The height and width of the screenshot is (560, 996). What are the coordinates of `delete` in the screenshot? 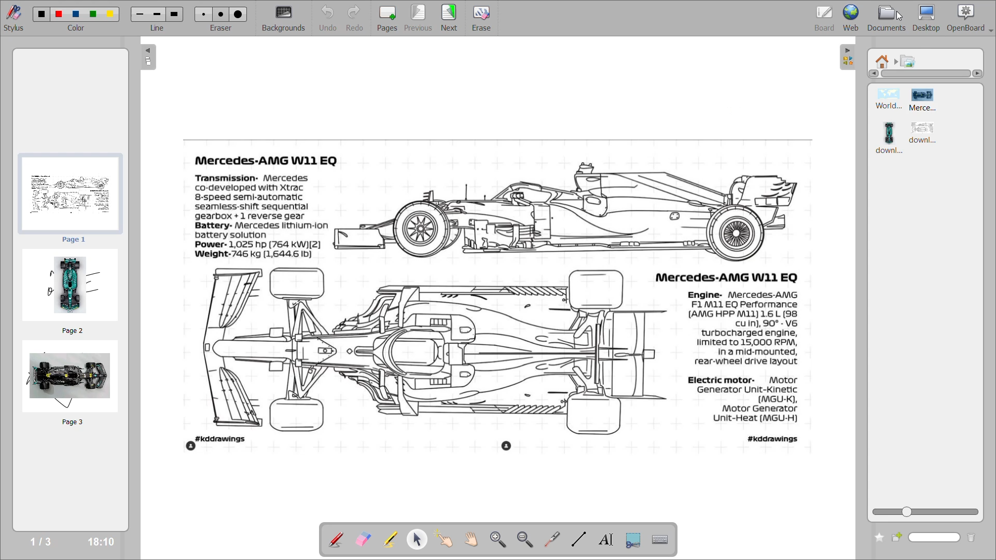 It's located at (973, 537).